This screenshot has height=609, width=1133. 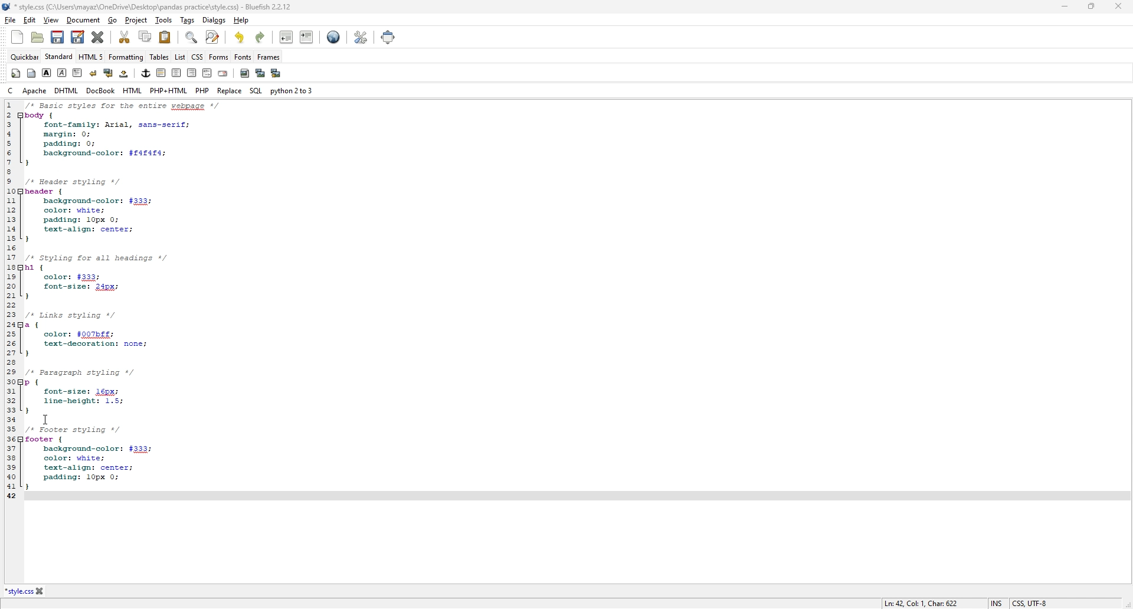 What do you see at coordinates (133, 91) in the screenshot?
I see `html` at bounding box center [133, 91].